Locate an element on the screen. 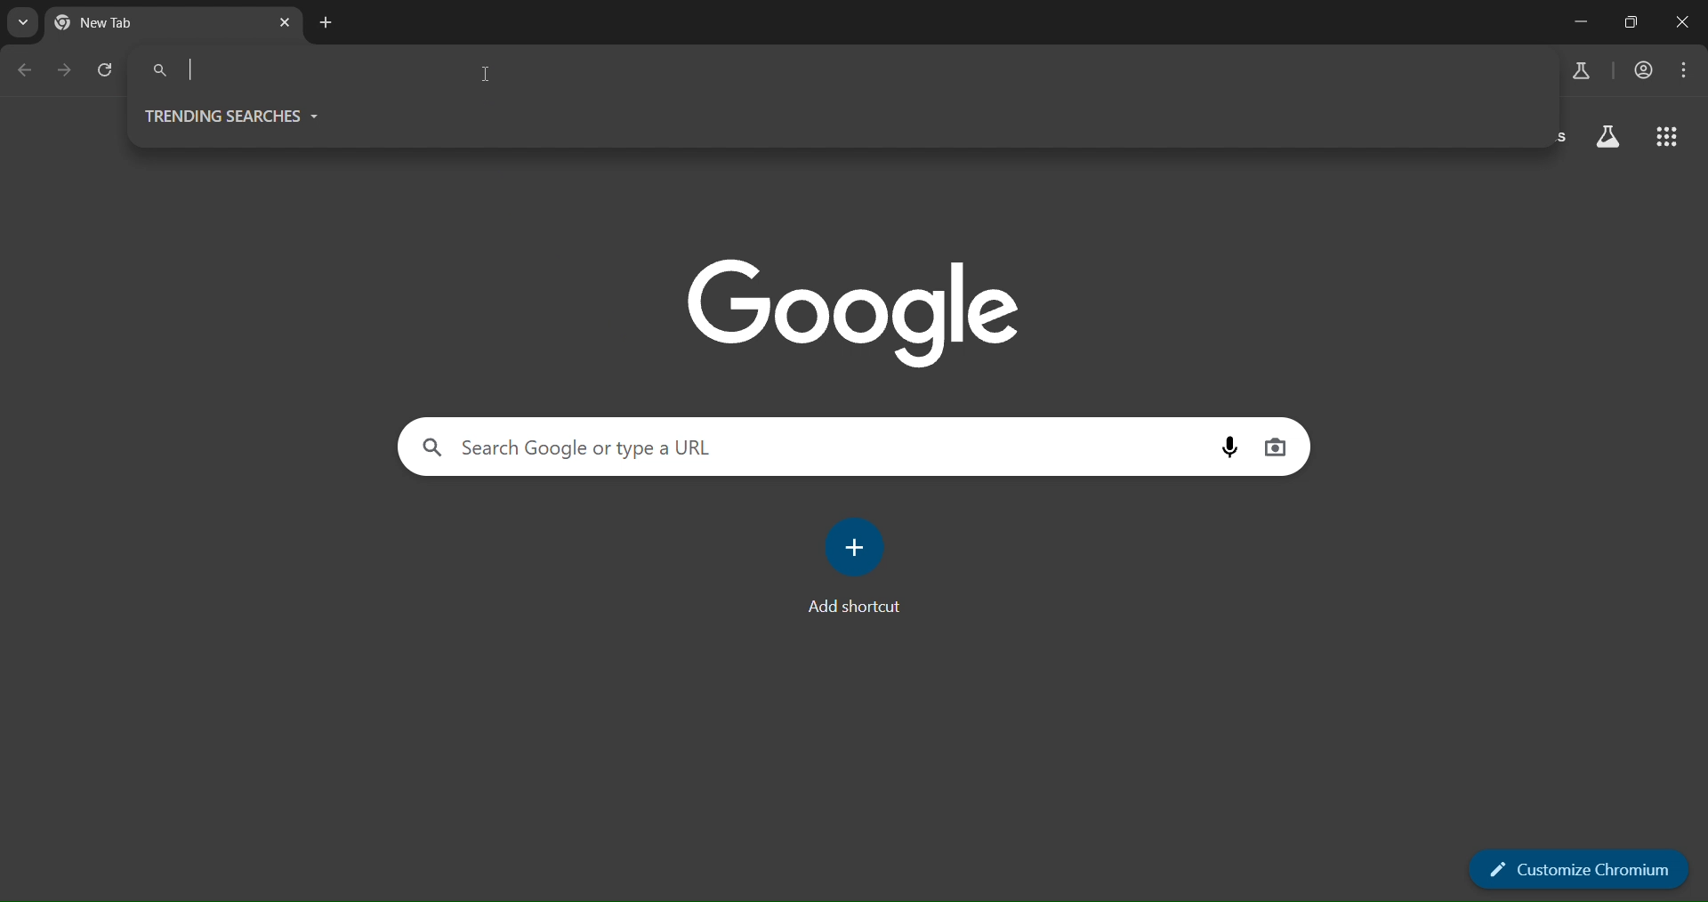 The height and width of the screenshot is (902, 1708). Add shortcut is located at coordinates (856, 607).